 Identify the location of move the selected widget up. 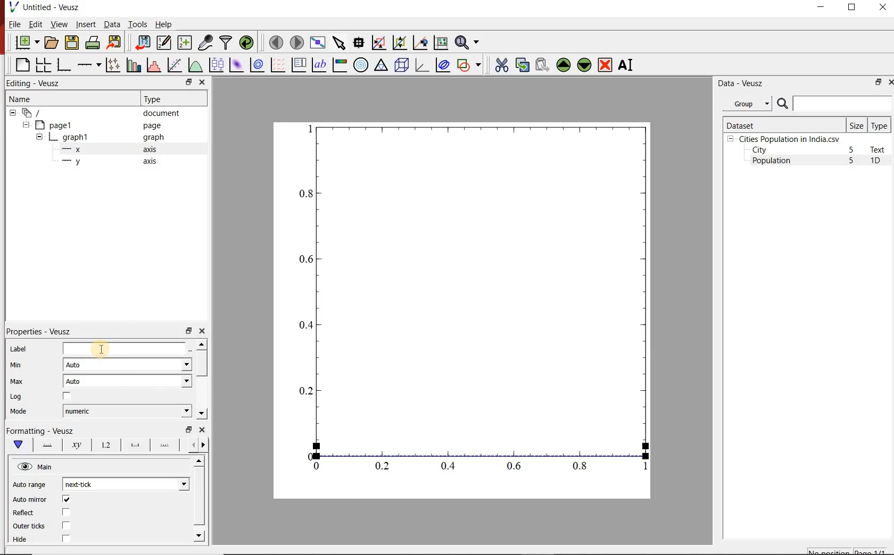
(564, 64).